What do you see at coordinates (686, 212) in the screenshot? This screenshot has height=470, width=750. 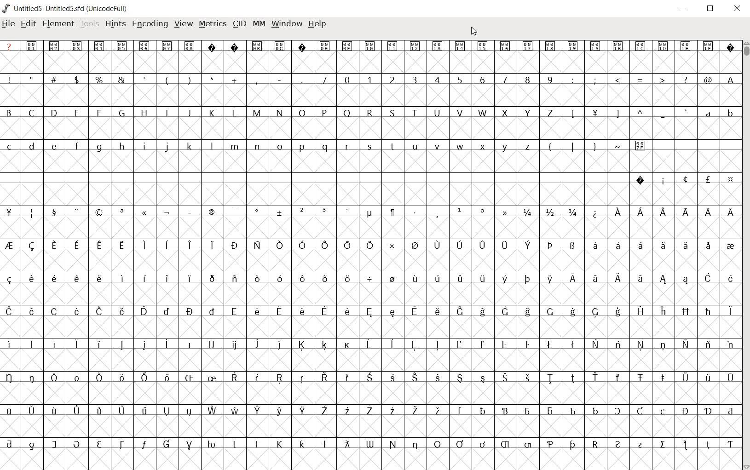 I see `Symbol` at bounding box center [686, 212].